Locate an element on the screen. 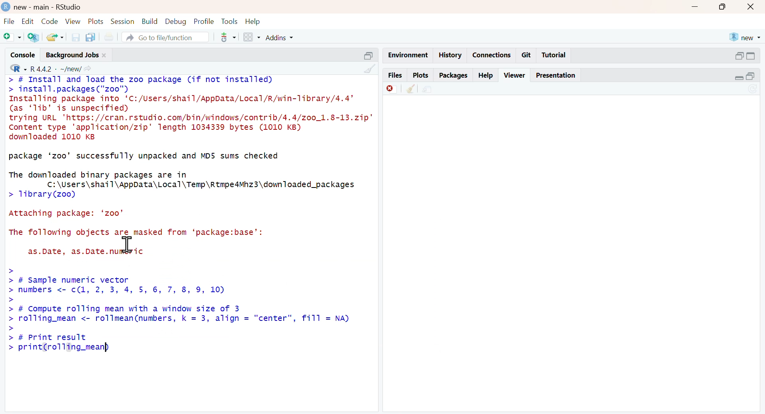  tools is located at coordinates (230, 22).